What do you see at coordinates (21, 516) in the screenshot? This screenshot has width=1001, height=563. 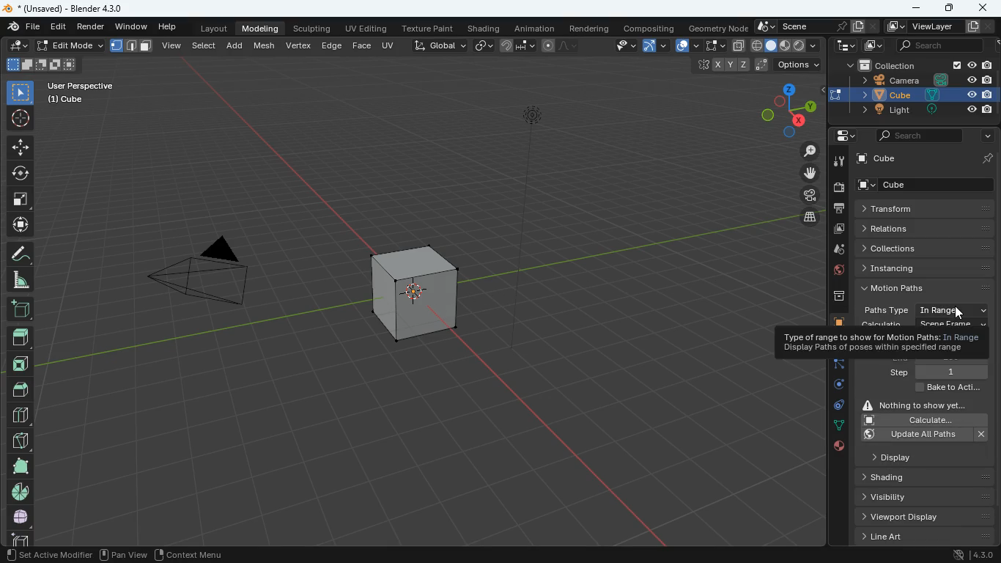 I see `full` at bounding box center [21, 516].